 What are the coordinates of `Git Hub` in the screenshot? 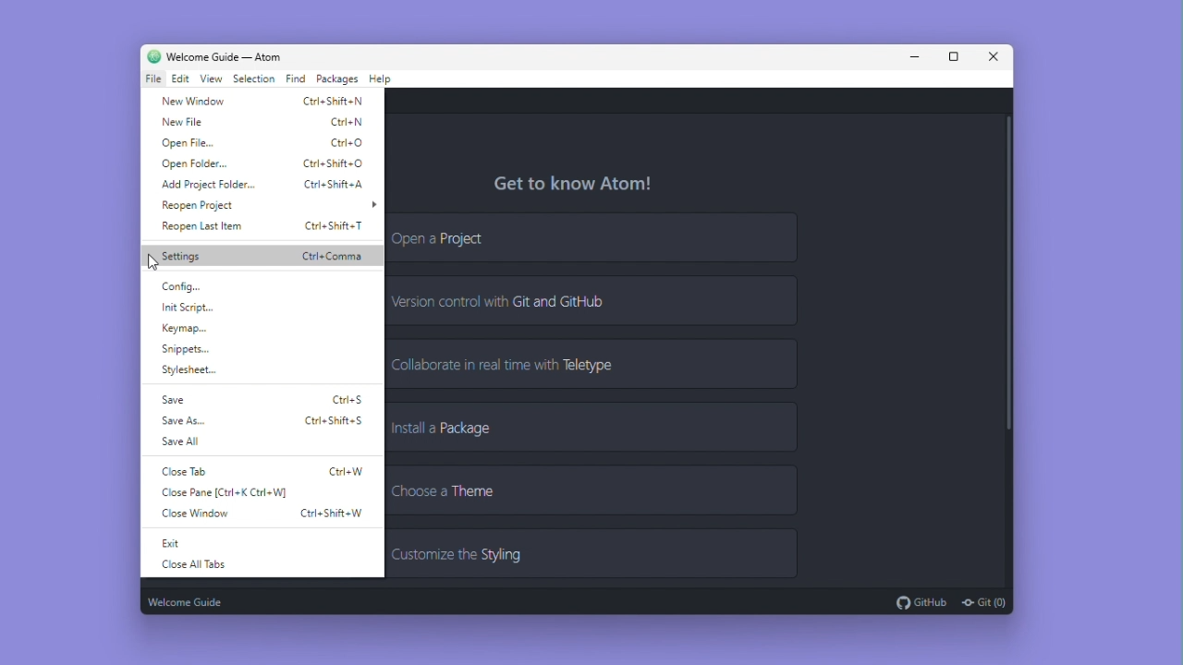 It's located at (921, 601).